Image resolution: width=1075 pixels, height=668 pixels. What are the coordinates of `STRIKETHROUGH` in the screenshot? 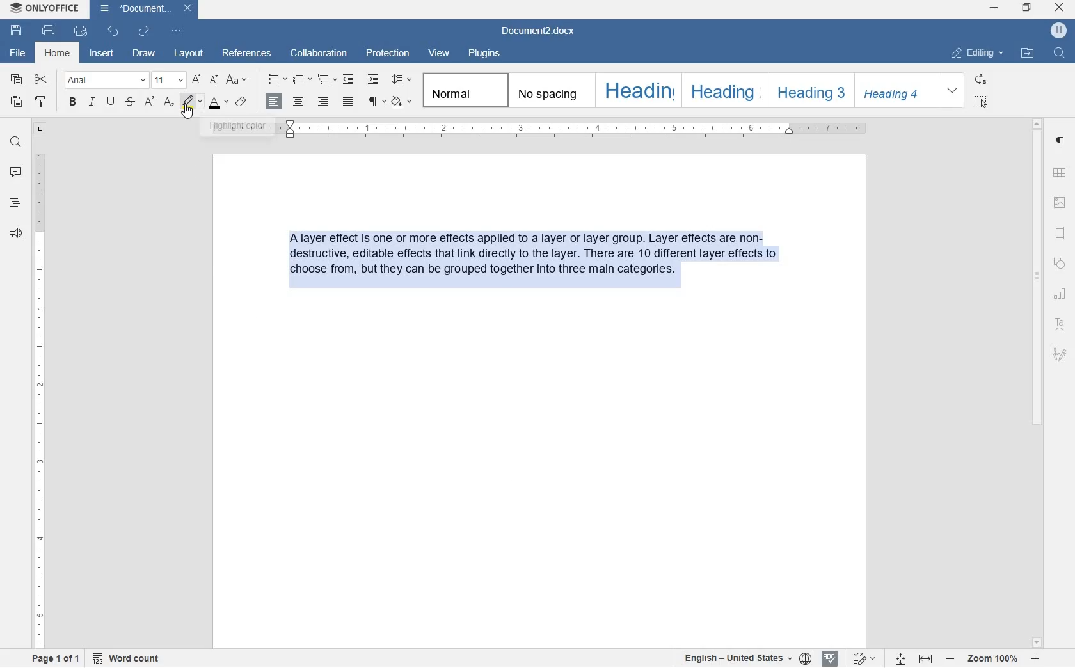 It's located at (129, 102).